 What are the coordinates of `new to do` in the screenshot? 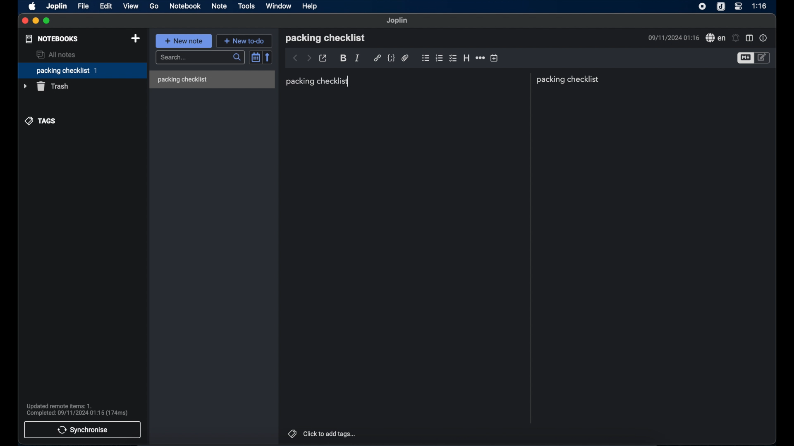 It's located at (244, 40).